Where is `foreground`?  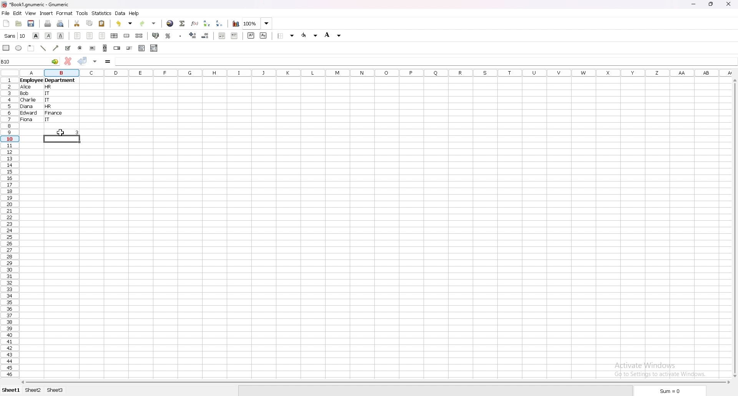 foreground is located at coordinates (310, 35).